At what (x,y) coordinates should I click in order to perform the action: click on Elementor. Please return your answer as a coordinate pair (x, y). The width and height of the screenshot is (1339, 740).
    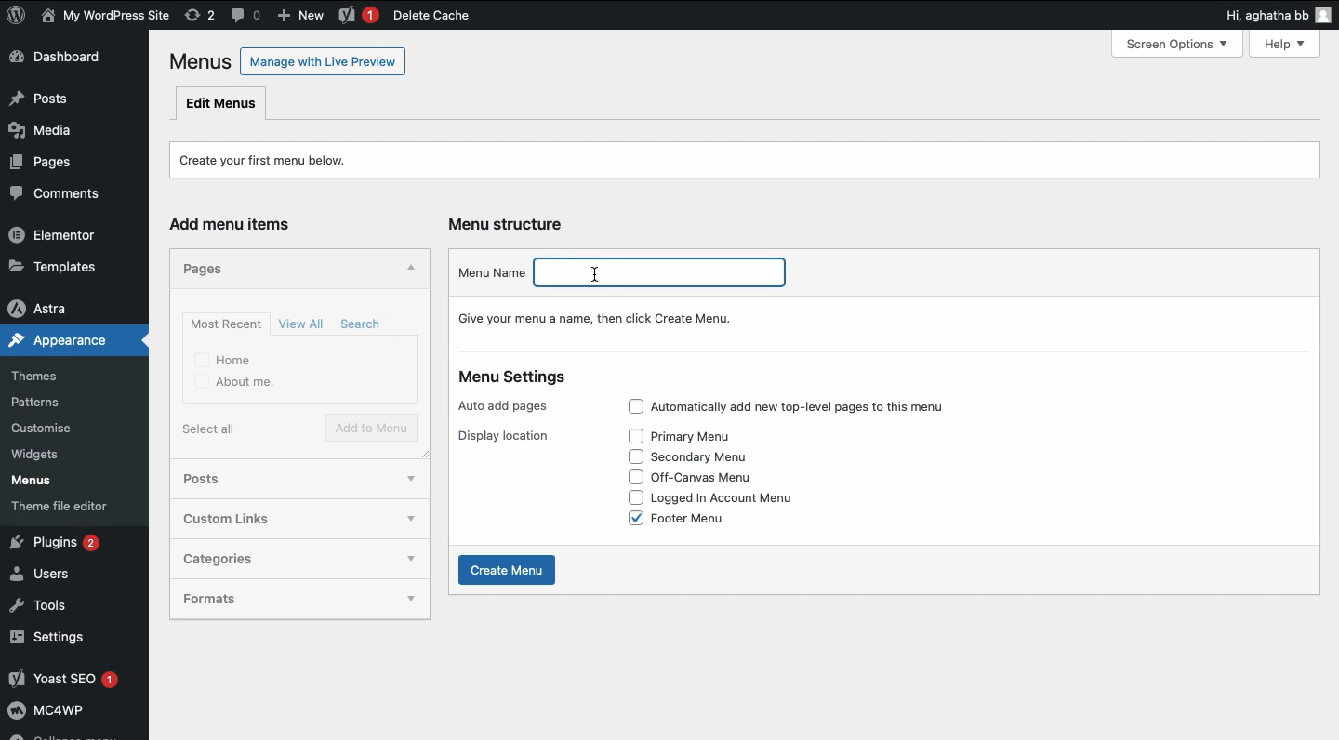
    Looking at the image, I should click on (63, 236).